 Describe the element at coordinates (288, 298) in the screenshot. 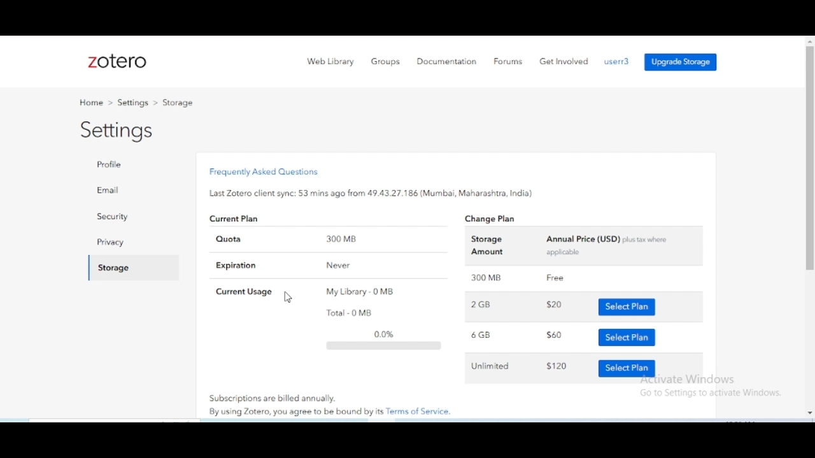

I see `cursor` at that location.